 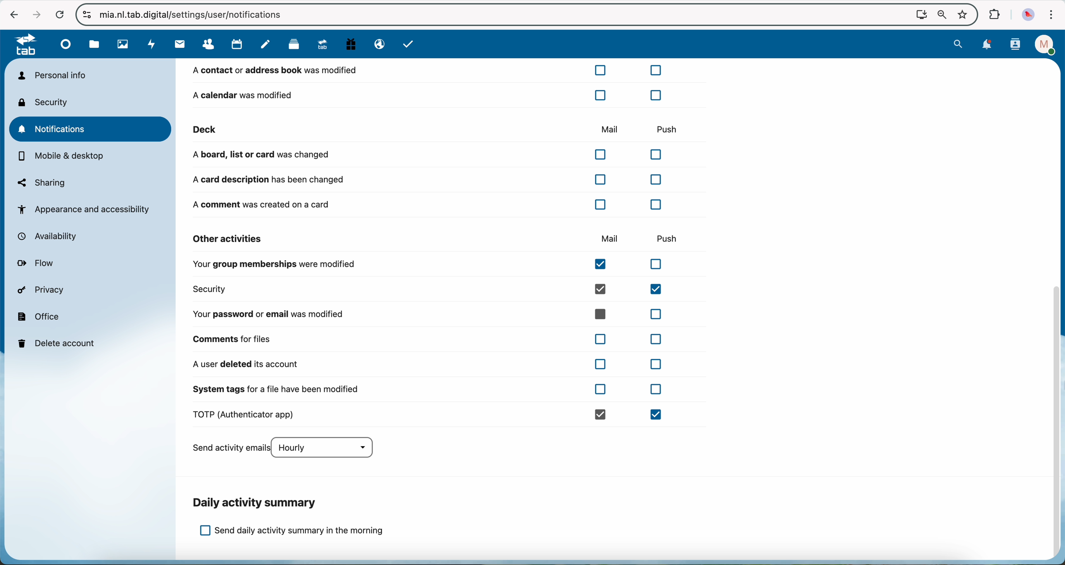 What do you see at coordinates (1015, 45) in the screenshot?
I see `contacts` at bounding box center [1015, 45].